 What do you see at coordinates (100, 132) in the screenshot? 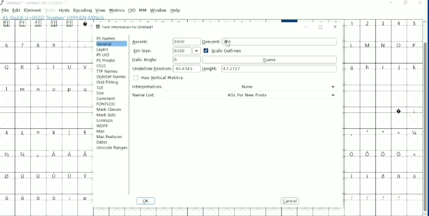
I see `Mac` at bounding box center [100, 132].